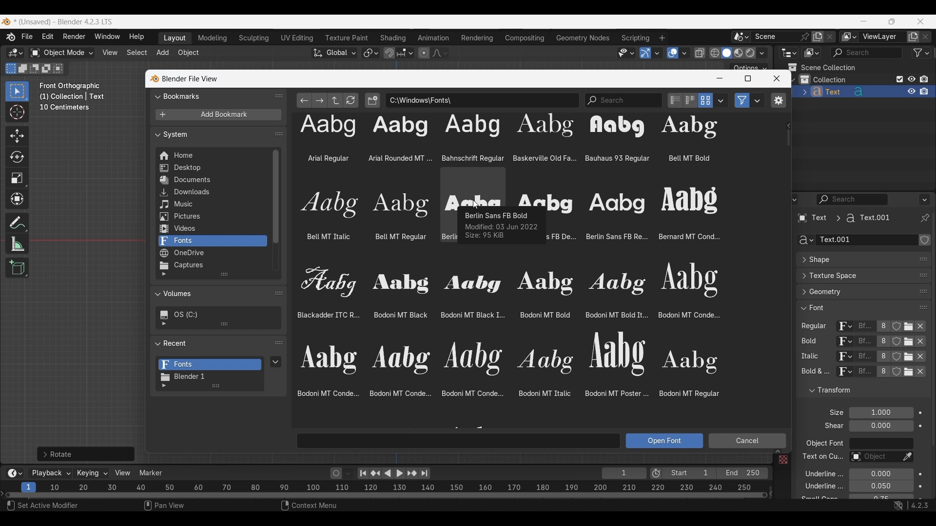 The width and height of the screenshot is (936, 526). I want to click on Frame description changed, so click(72, 96).